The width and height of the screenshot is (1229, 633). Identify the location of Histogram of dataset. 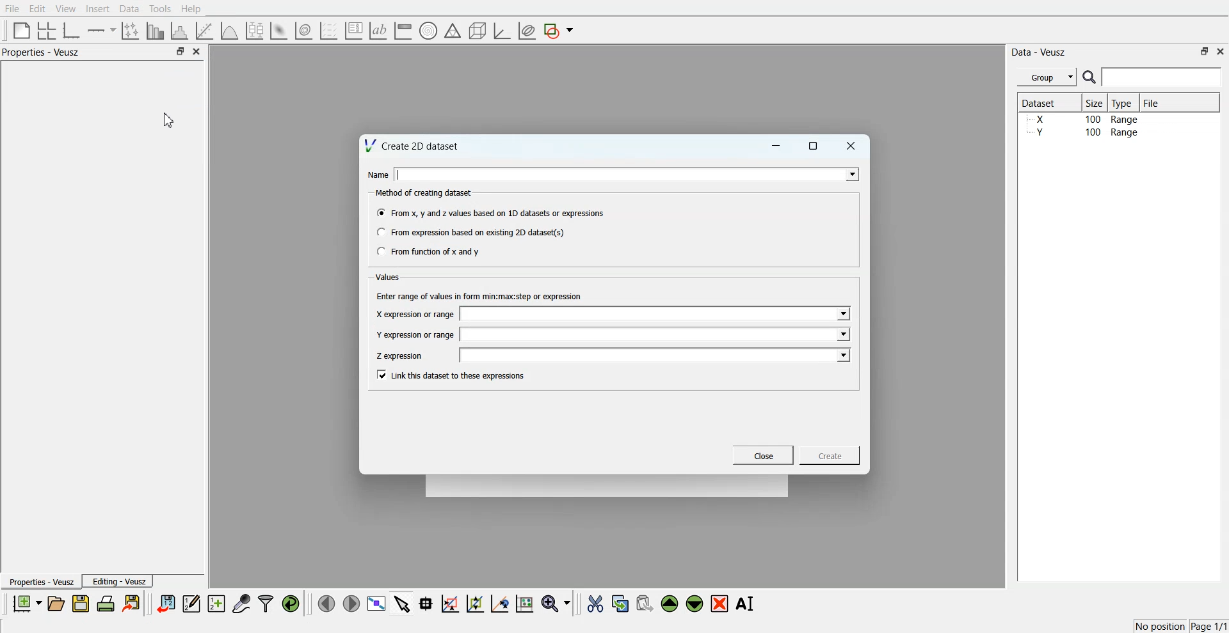
(178, 31).